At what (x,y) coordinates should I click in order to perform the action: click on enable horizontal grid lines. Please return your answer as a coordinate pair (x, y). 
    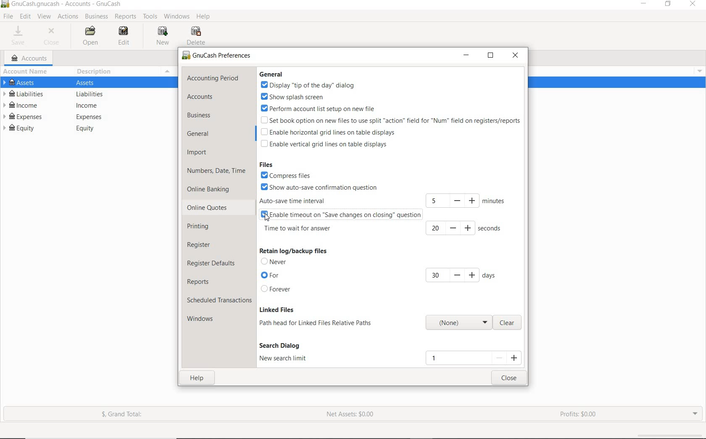
    Looking at the image, I should click on (329, 132).